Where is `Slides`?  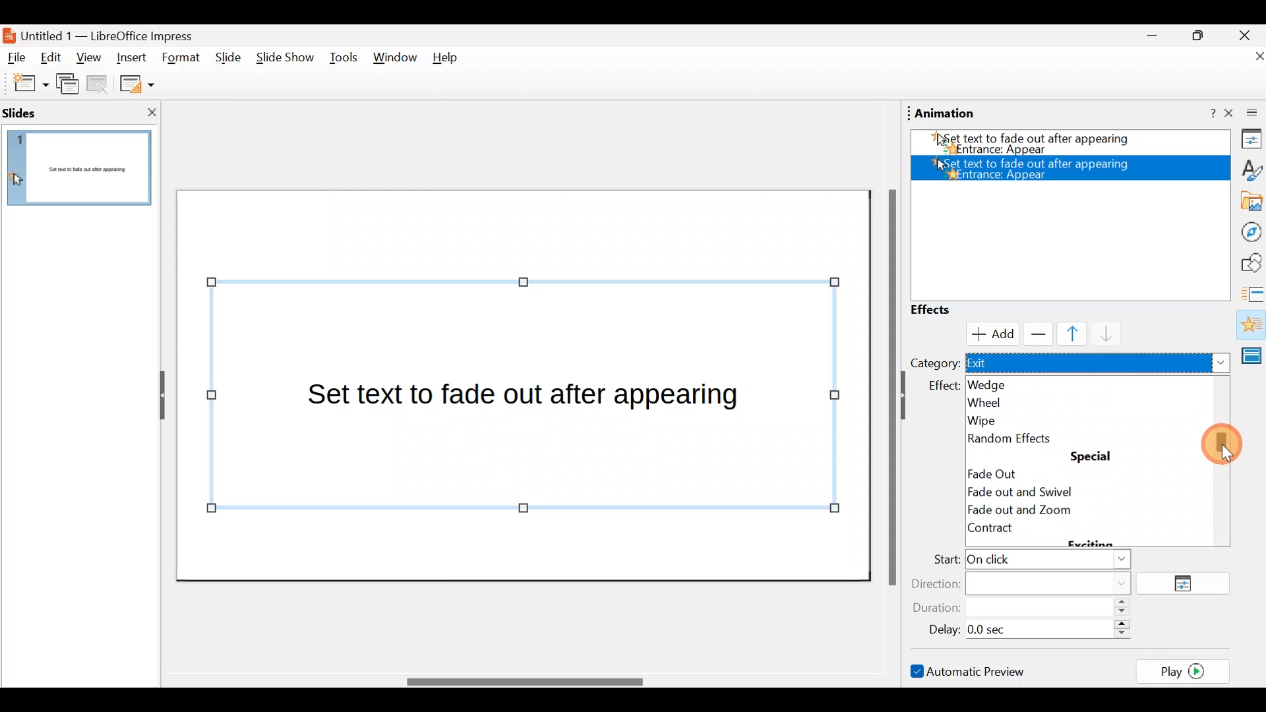 Slides is located at coordinates (42, 112).